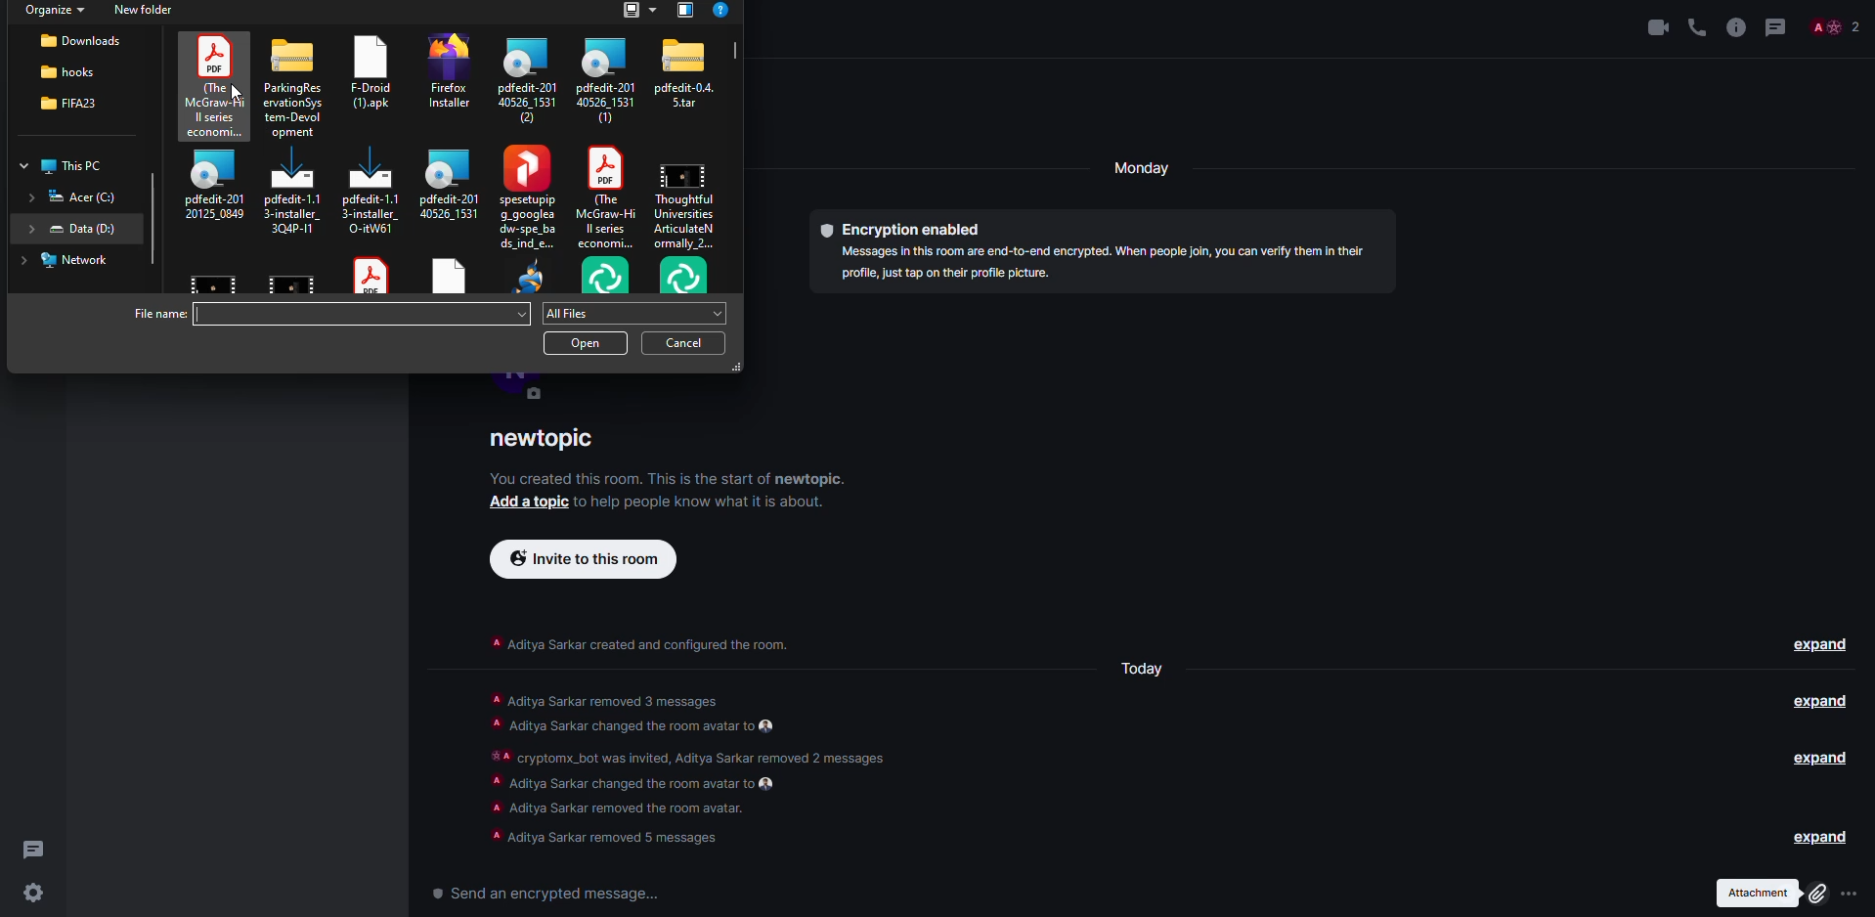 The width and height of the screenshot is (1875, 917). I want to click on day, so click(1147, 670).